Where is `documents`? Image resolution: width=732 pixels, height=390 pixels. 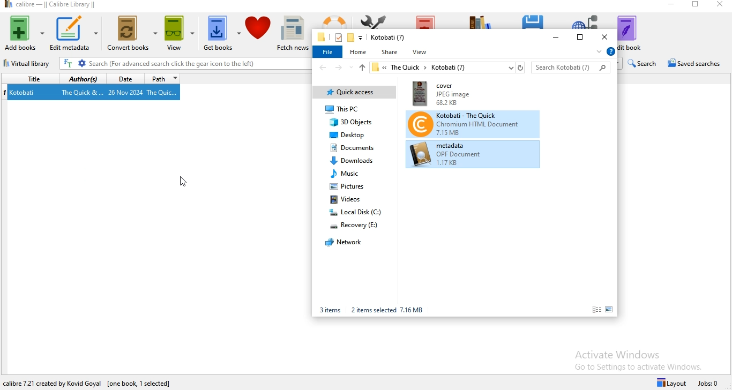
documents is located at coordinates (353, 148).